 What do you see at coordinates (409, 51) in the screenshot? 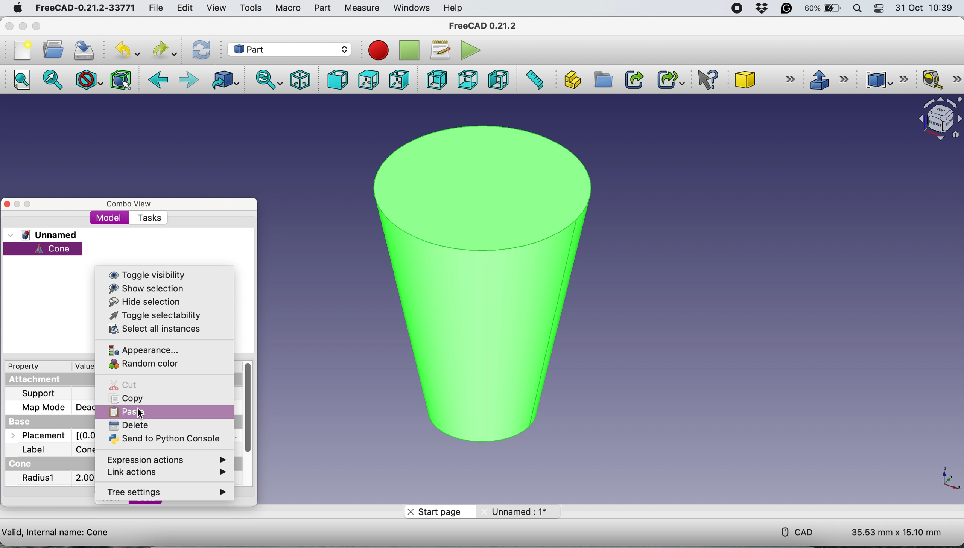
I see `step recording macros` at bounding box center [409, 51].